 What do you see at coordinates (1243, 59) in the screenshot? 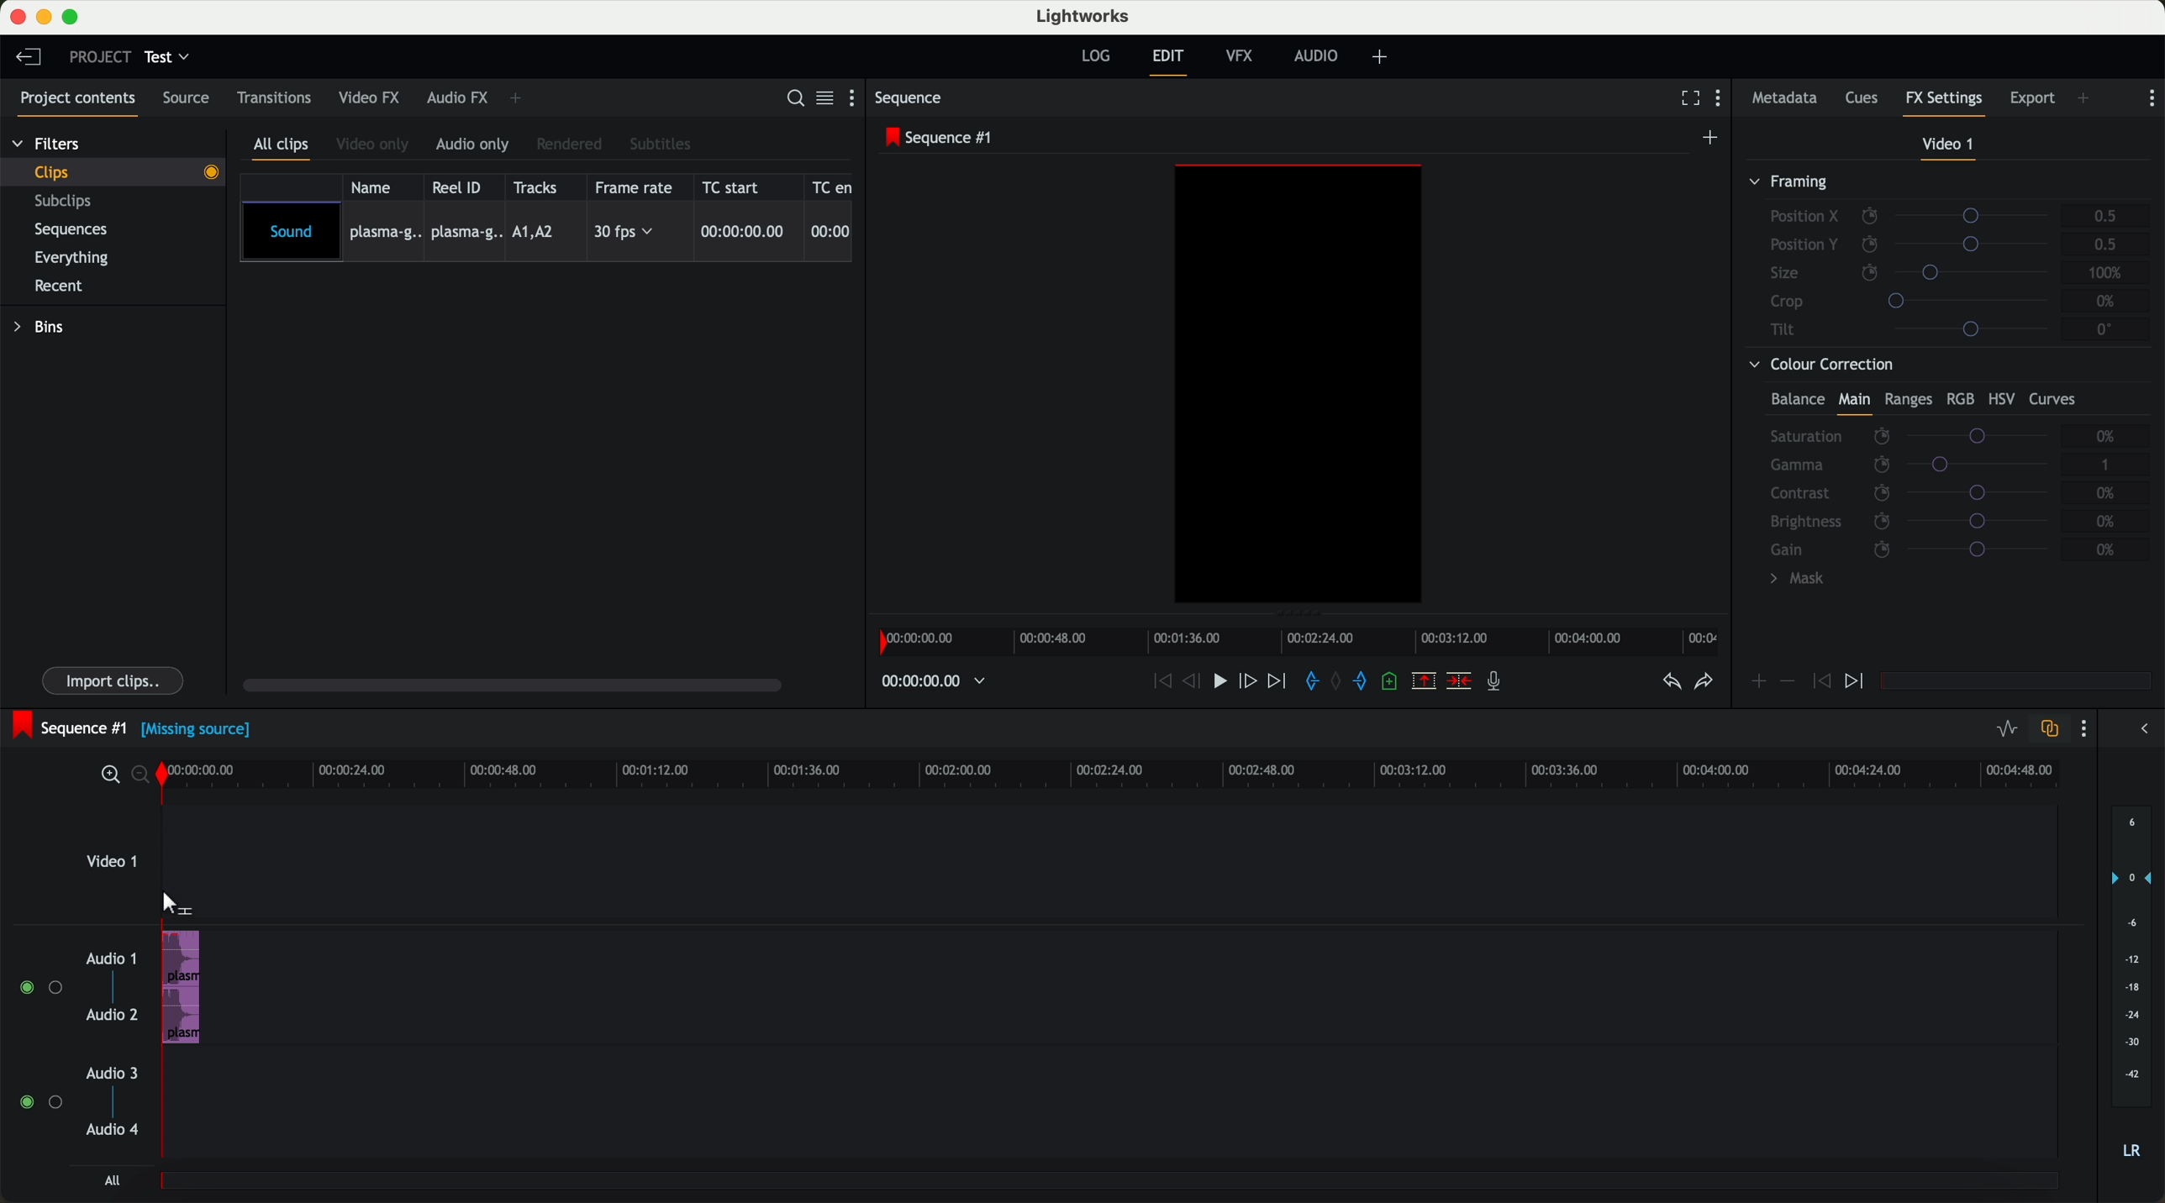
I see `VFX` at bounding box center [1243, 59].